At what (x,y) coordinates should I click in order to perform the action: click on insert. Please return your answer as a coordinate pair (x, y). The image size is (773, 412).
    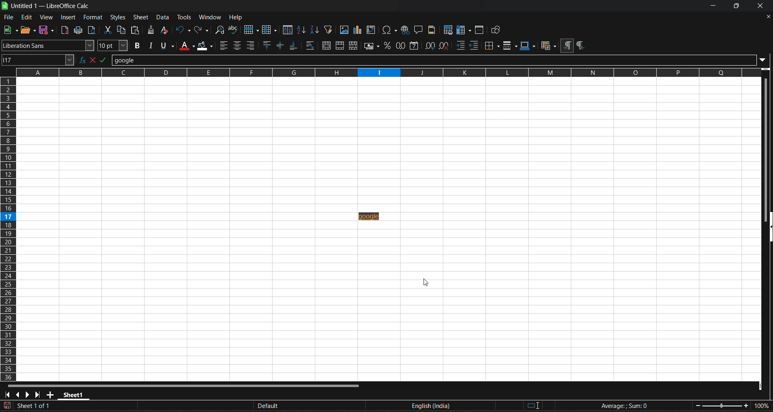
    Looking at the image, I should click on (69, 17).